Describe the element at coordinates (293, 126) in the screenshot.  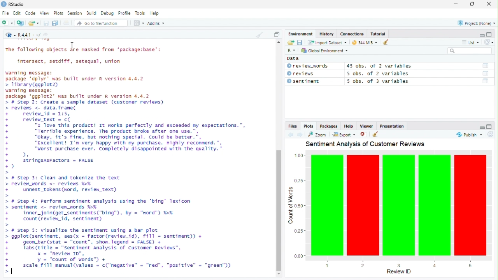
I see `Files` at that location.